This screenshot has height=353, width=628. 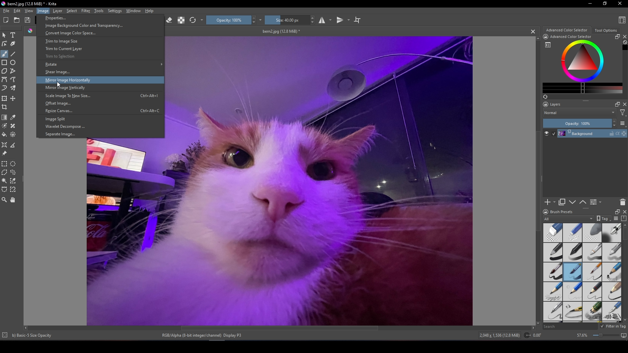 I want to click on Resize canvas, so click(x=101, y=110).